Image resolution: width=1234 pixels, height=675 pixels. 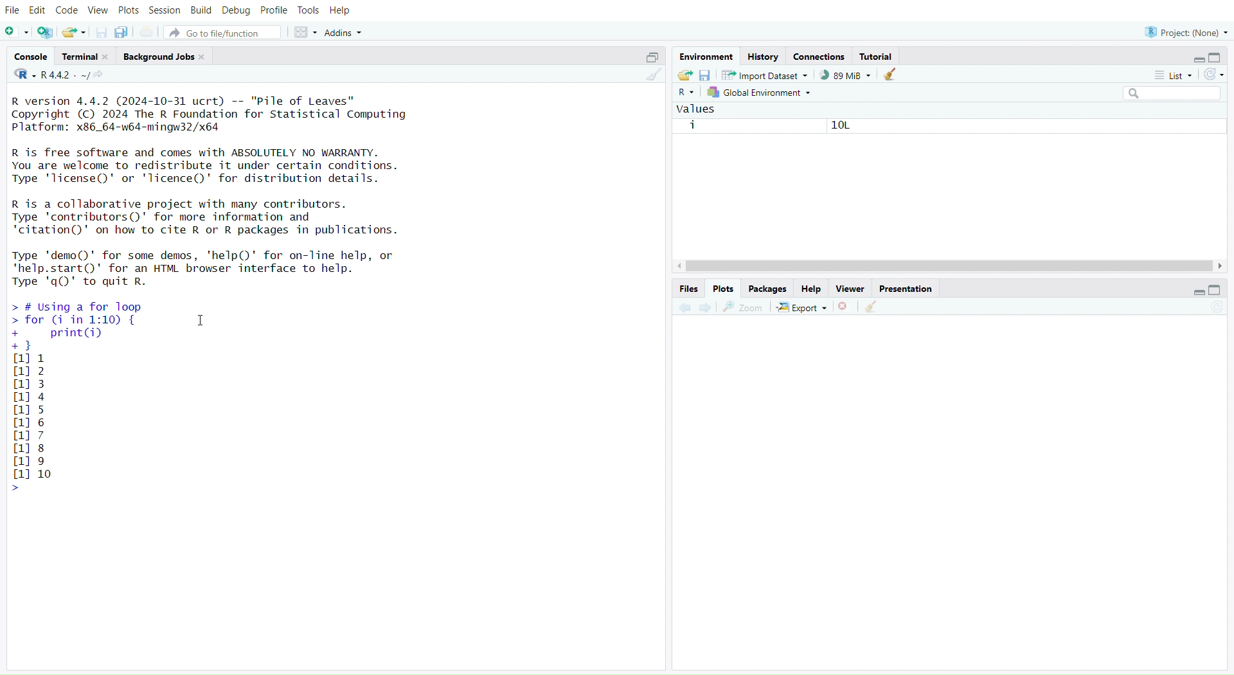 What do you see at coordinates (706, 58) in the screenshot?
I see `environment` at bounding box center [706, 58].